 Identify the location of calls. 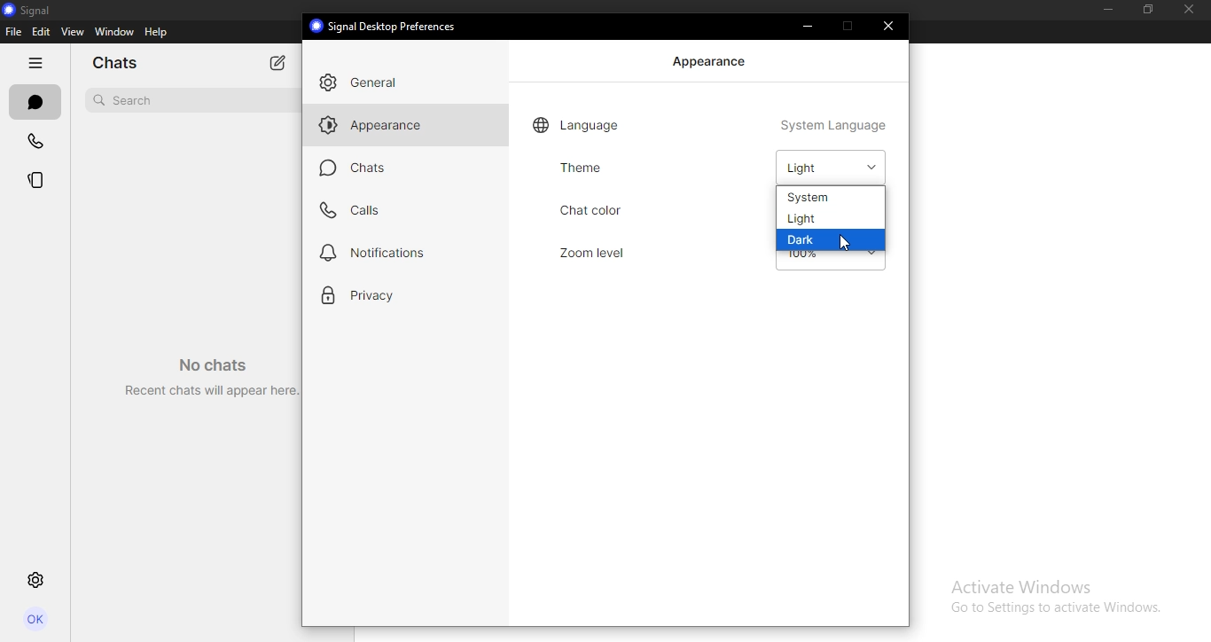
(35, 143).